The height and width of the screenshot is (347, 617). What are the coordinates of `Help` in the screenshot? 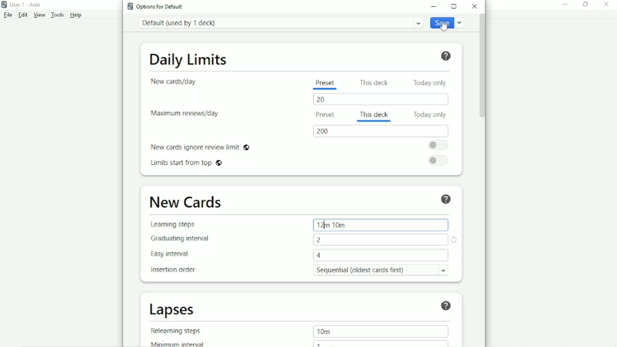 It's located at (447, 199).